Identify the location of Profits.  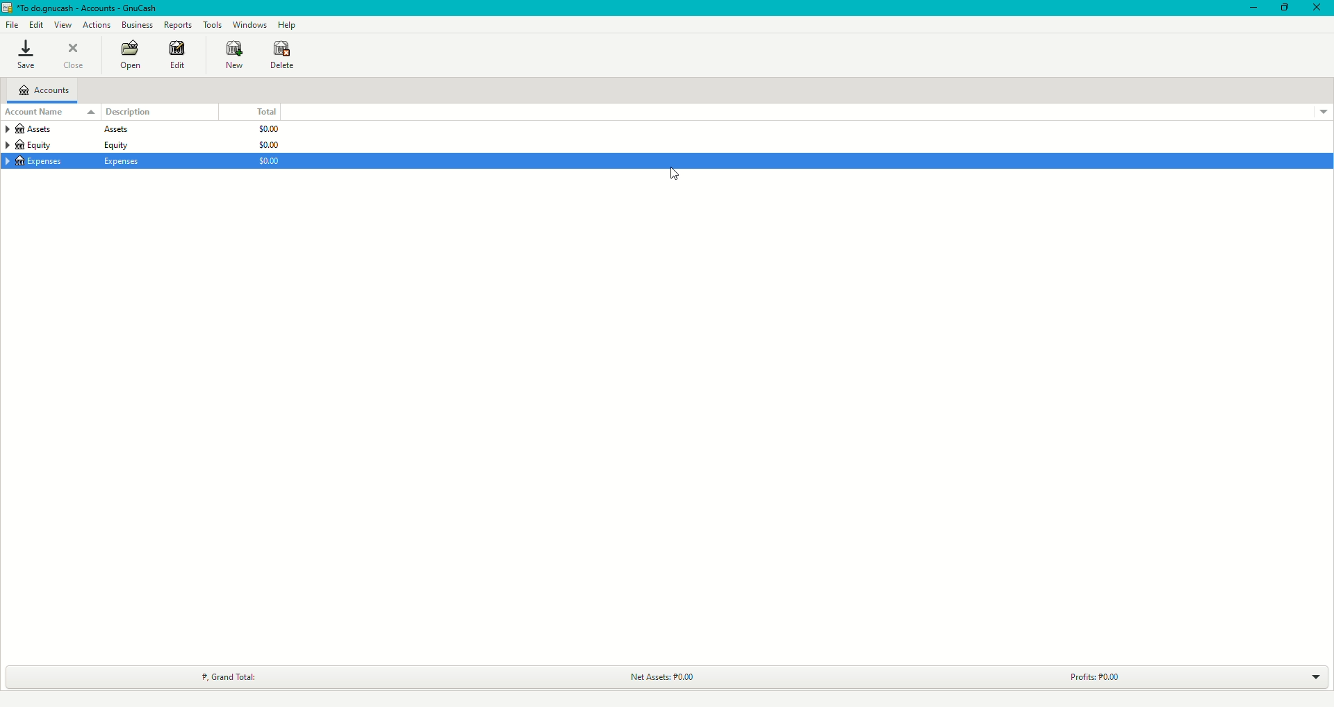
(1091, 678).